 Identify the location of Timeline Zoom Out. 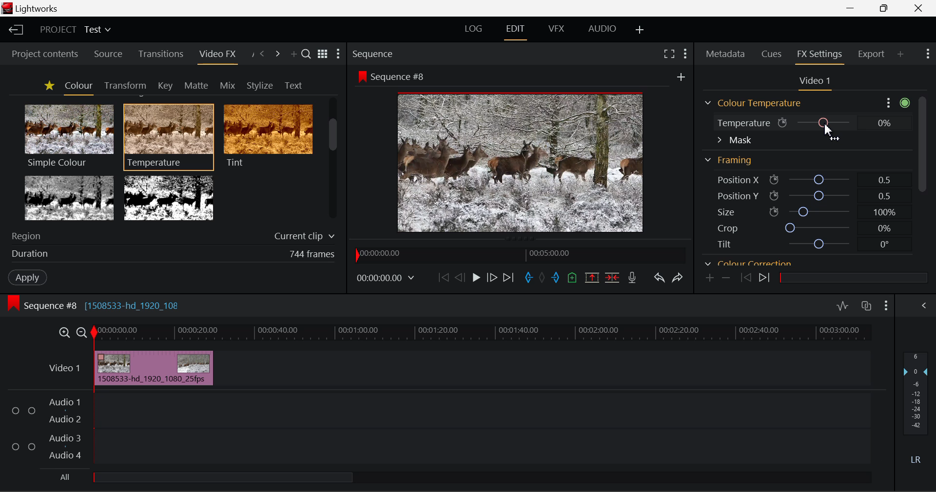
(83, 332).